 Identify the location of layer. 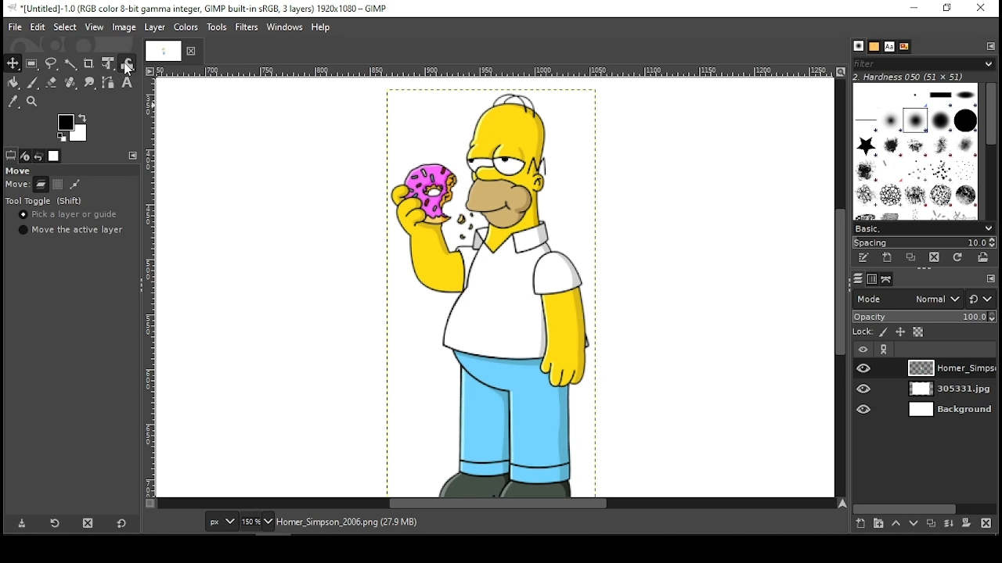
(154, 27).